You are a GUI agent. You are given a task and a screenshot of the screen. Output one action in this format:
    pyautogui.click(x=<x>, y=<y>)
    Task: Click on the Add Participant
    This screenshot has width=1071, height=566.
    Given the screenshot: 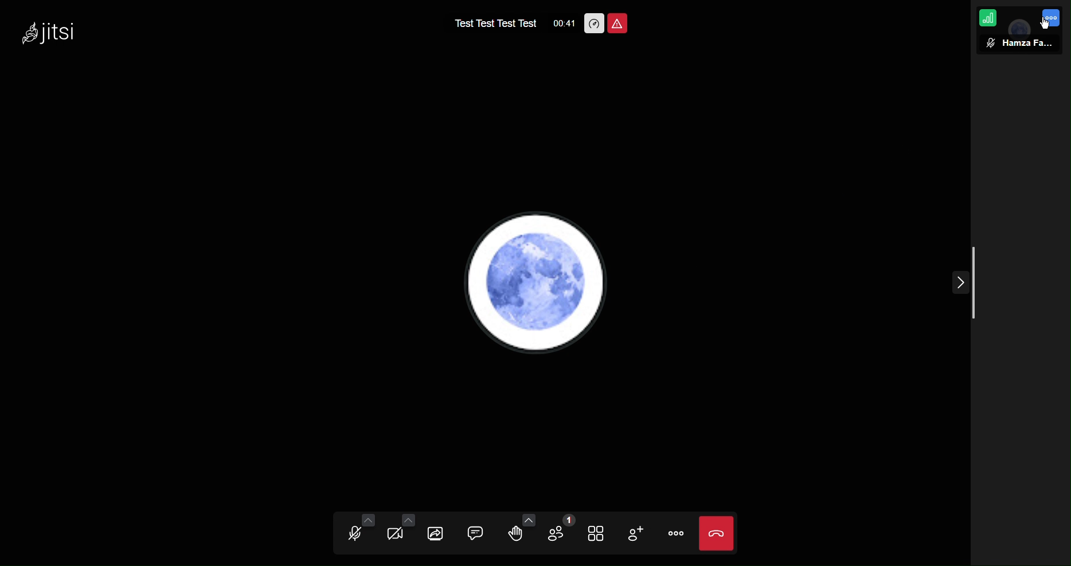 What is the action you would take?
    pyautogui.click(x=634, y=532)
    